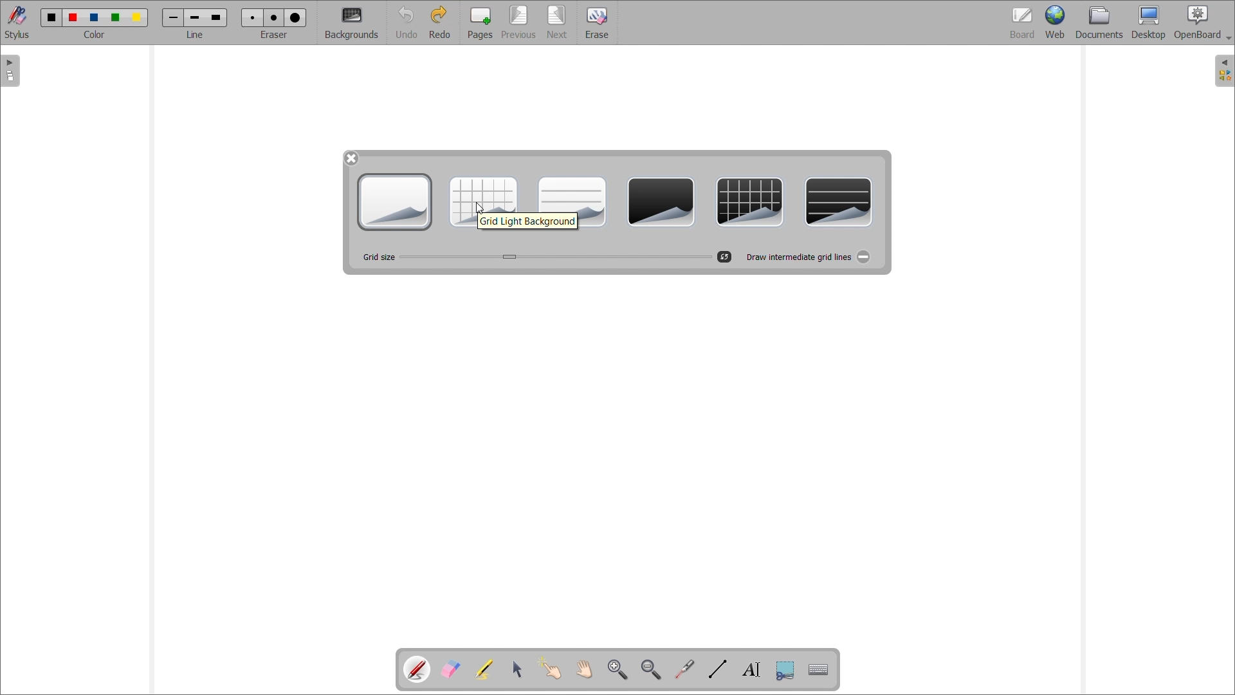  Describe the element at coordinates (798, 256) in the screenshot. I see `draw grid lines` at that location.